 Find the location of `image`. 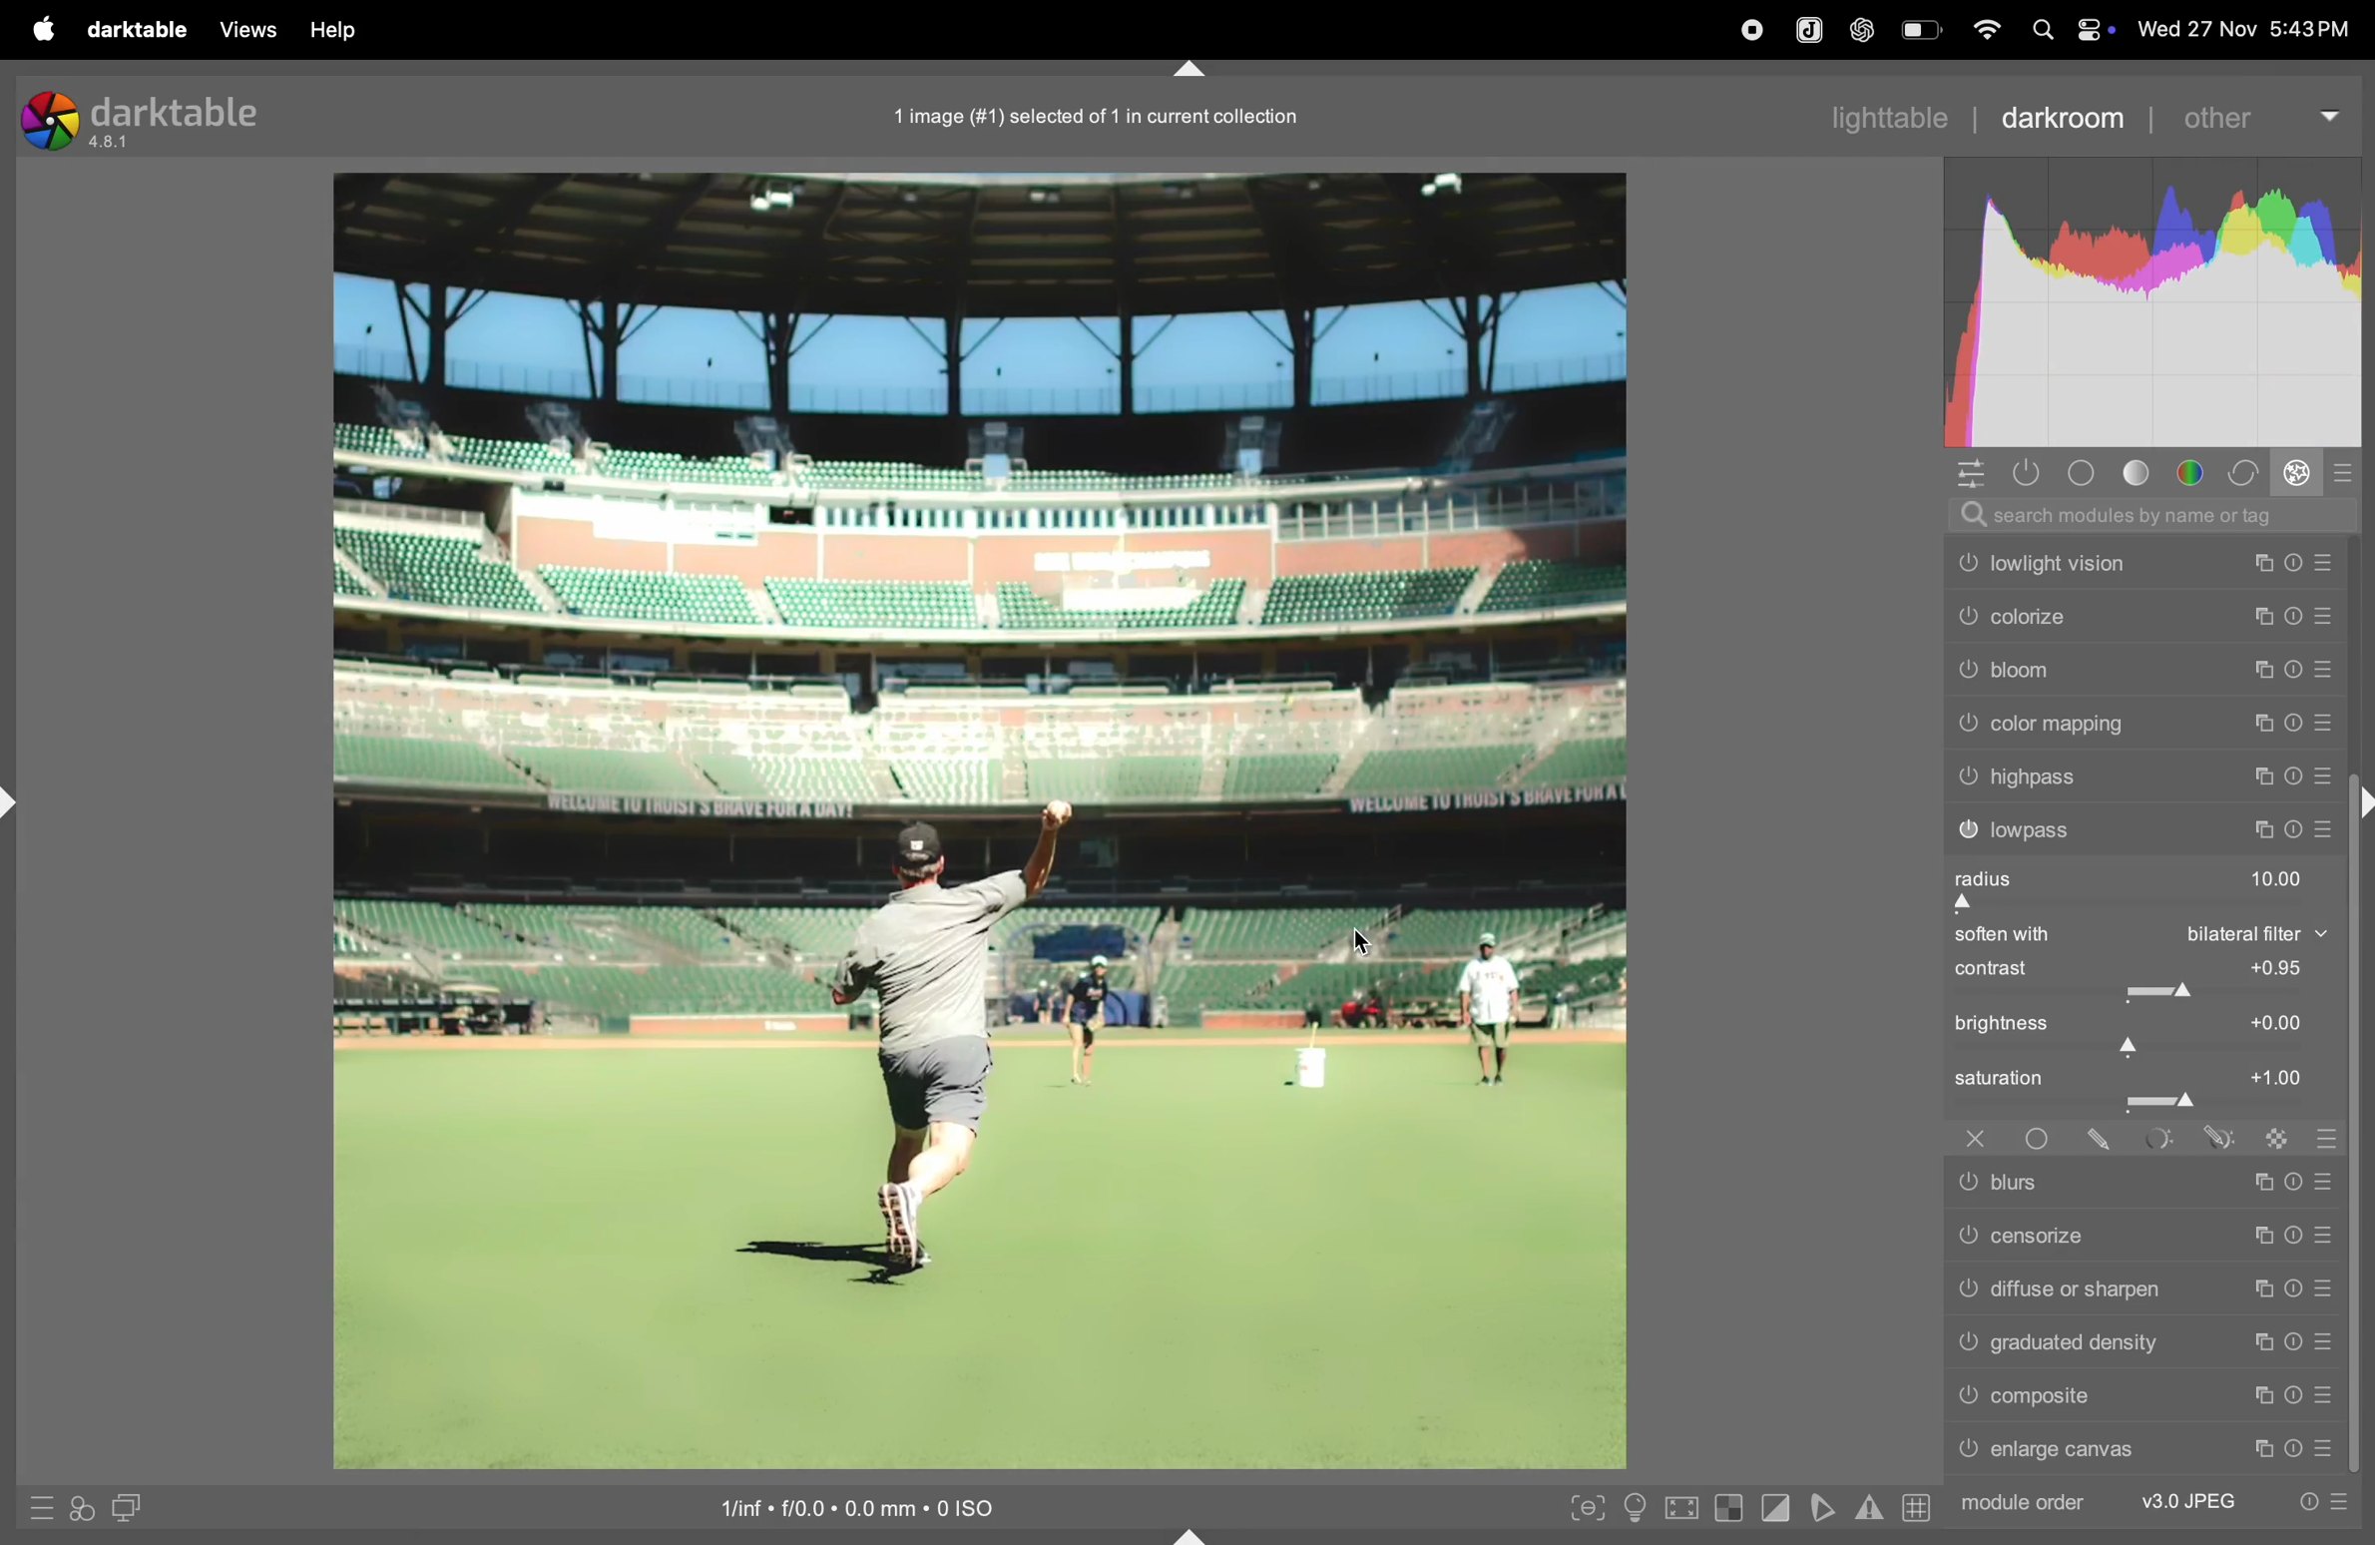

image is located at coordinates (979, 816).